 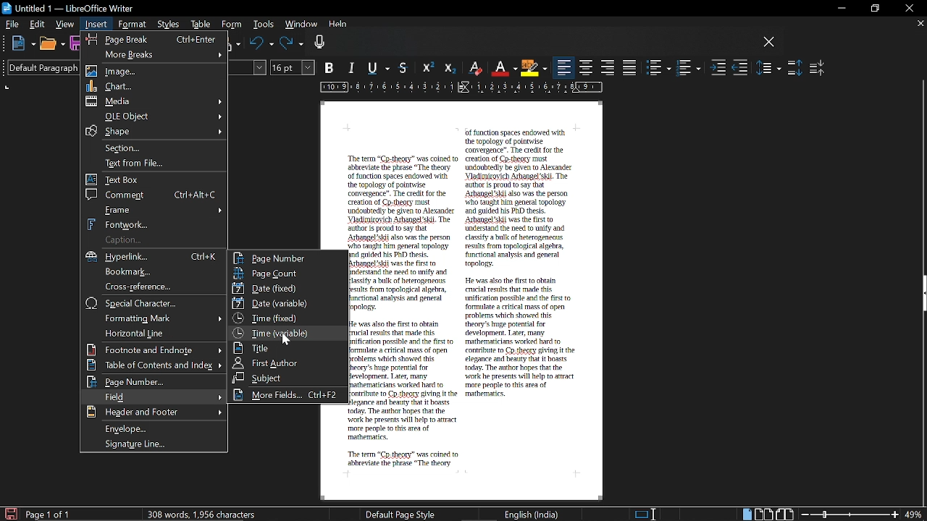 I want to click on Italic, so click(x=353, y=69).